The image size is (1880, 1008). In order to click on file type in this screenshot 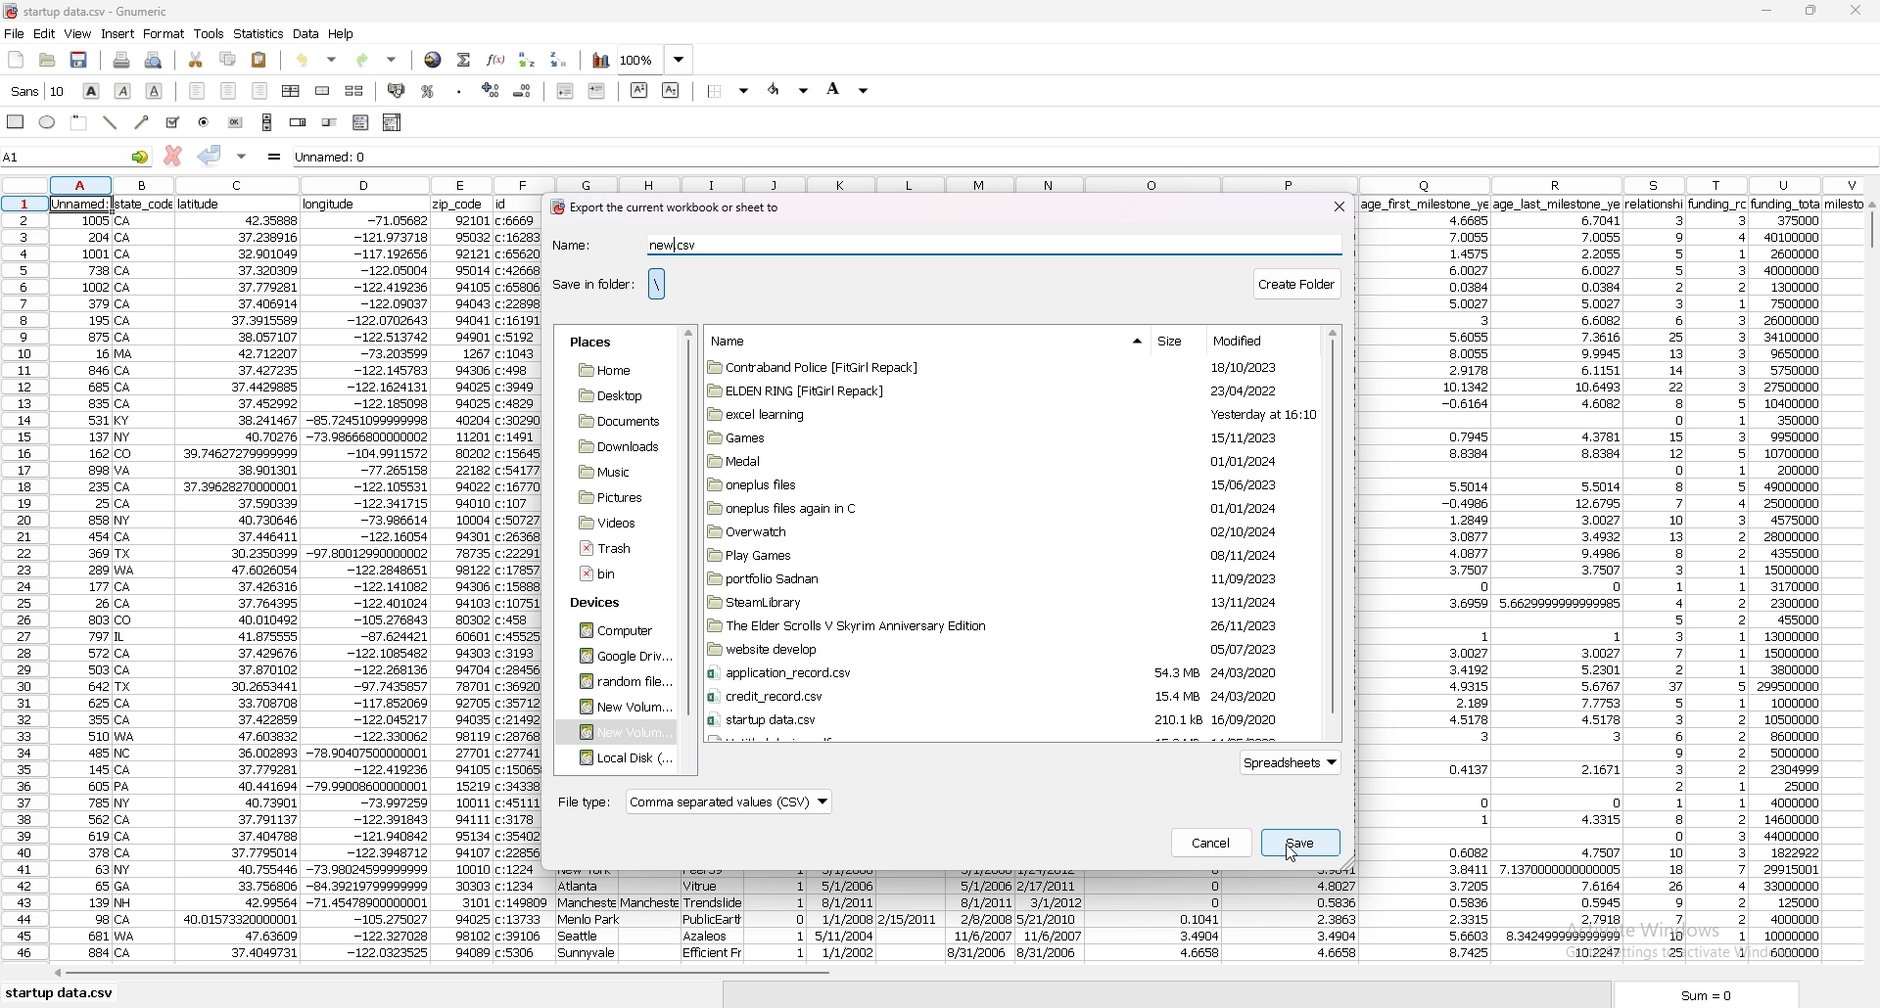, I will do `click(693, 803)`.